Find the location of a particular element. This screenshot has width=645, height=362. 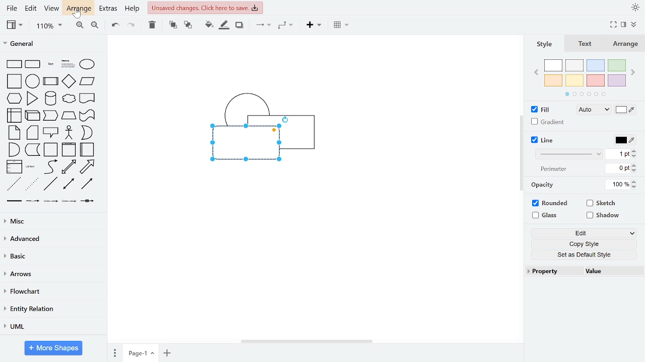

to back is located at coordinates (186, 26).